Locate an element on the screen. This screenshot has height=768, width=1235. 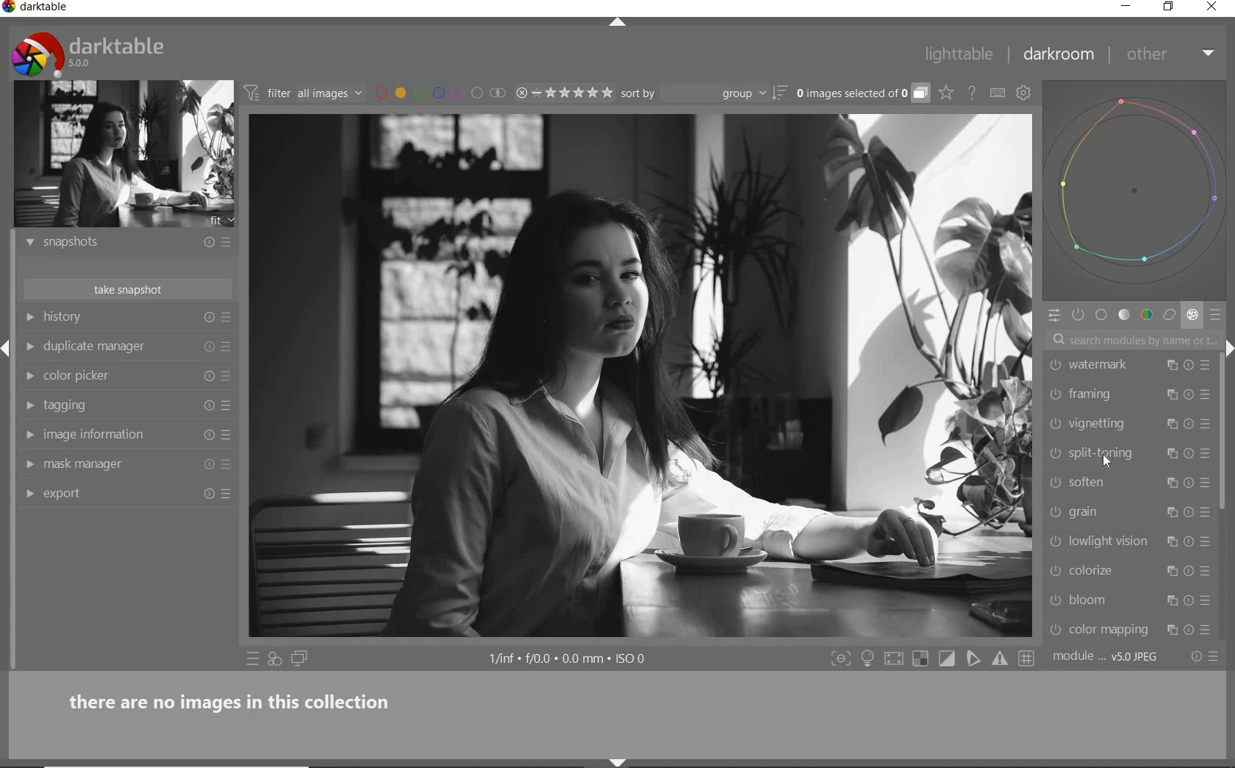
toggle high quality processing is located at coordinates (895, 659).